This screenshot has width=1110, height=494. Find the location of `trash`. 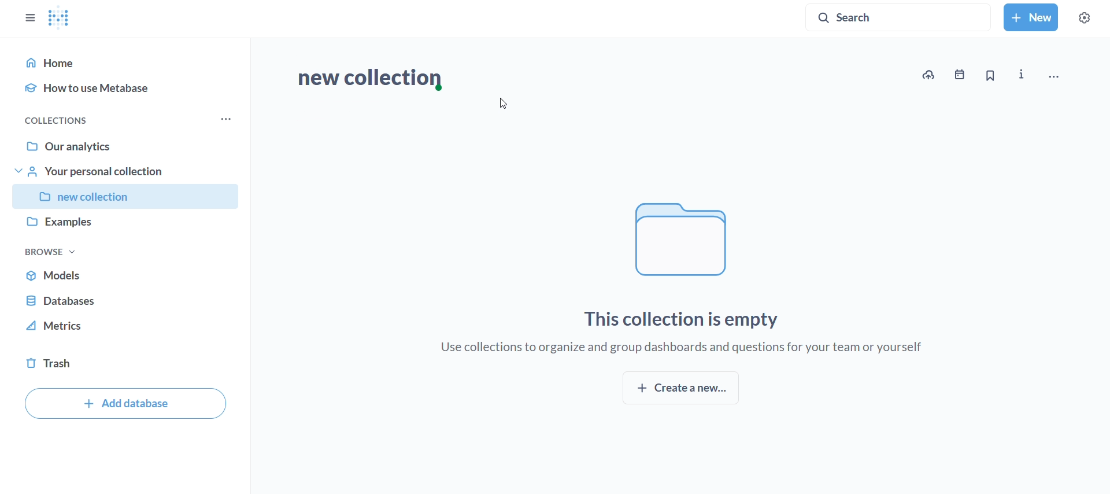

trash is located at coordinates (127, 367).